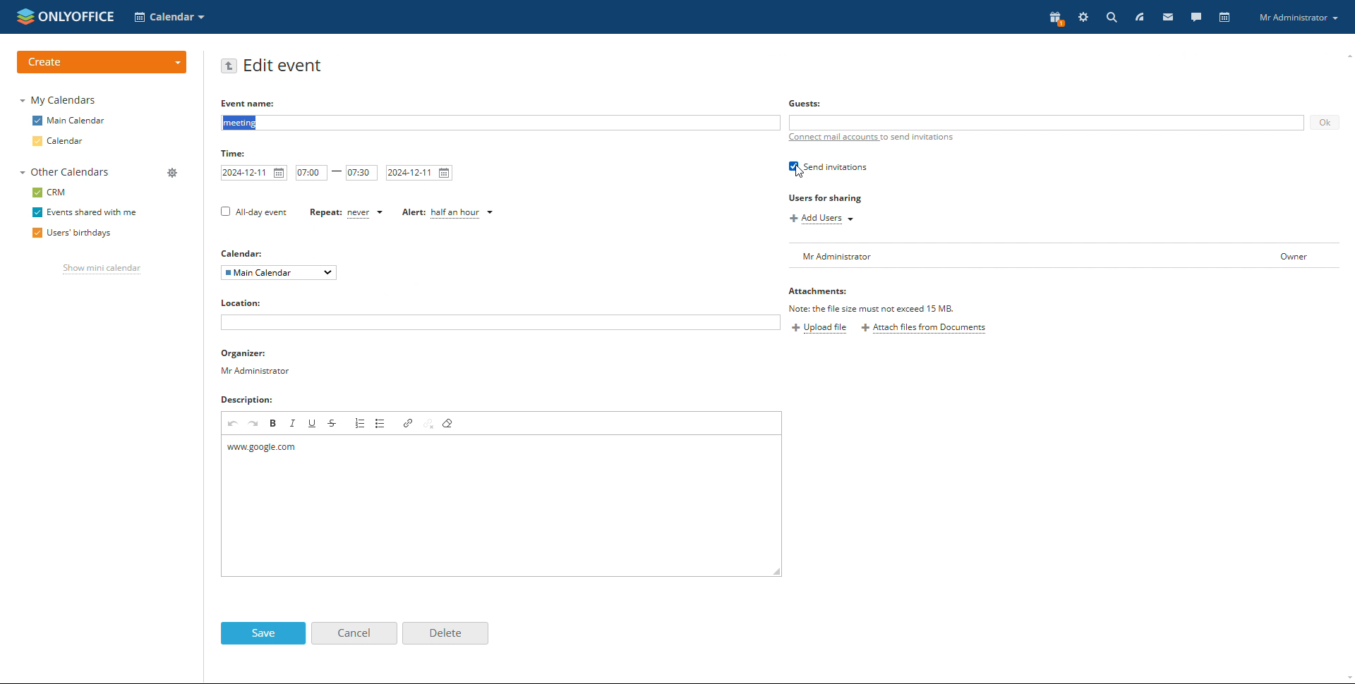 Image resolution: width=1355 pixels, height=684 pixels. I want to click on users' birthdays, so click(71, 233).